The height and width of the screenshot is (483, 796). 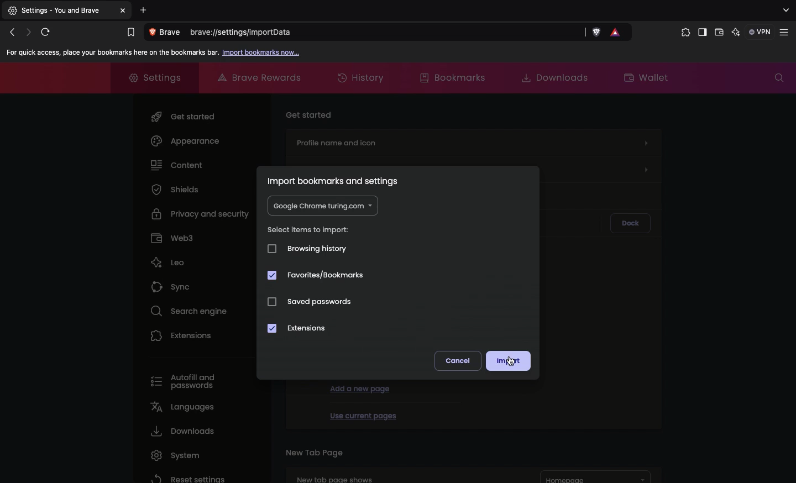 What do you see at coordinates (144, 10) in the screenshot?
I see `Add new tab` at bounding box center [144, 10].